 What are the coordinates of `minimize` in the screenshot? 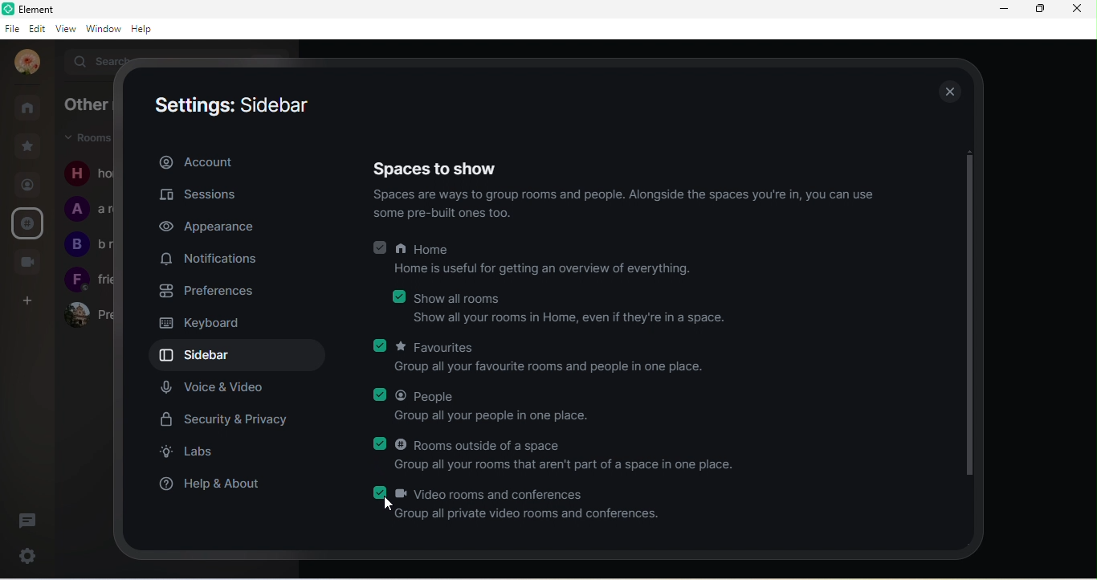 It's located at (1003, 12).